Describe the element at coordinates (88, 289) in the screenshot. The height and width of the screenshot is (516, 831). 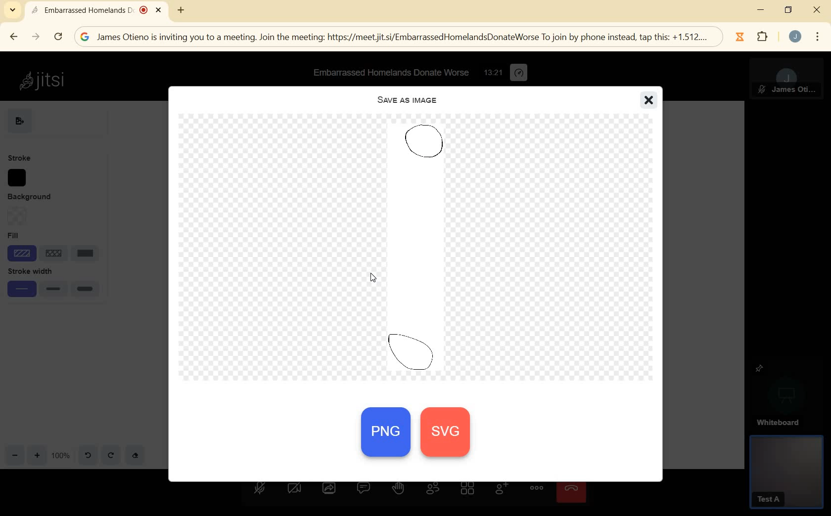
I see `large` at that location.